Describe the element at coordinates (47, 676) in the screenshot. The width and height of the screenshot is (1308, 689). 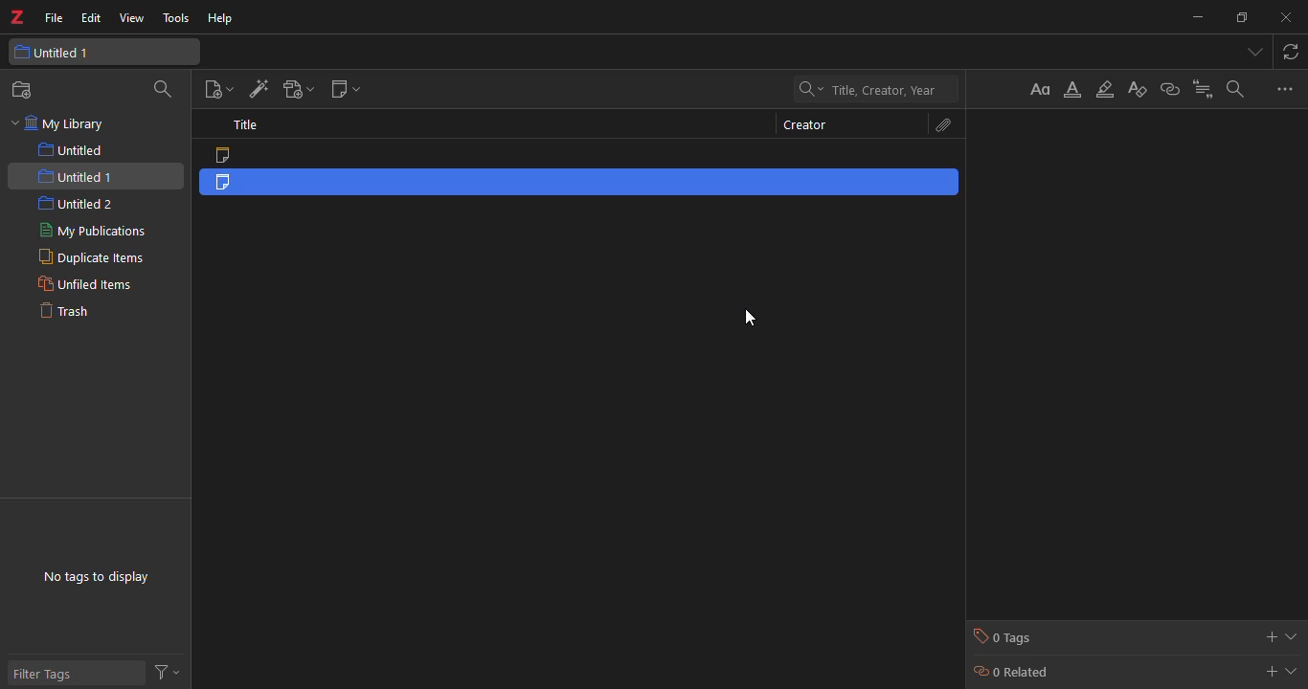
I see `filter tags` at that location.